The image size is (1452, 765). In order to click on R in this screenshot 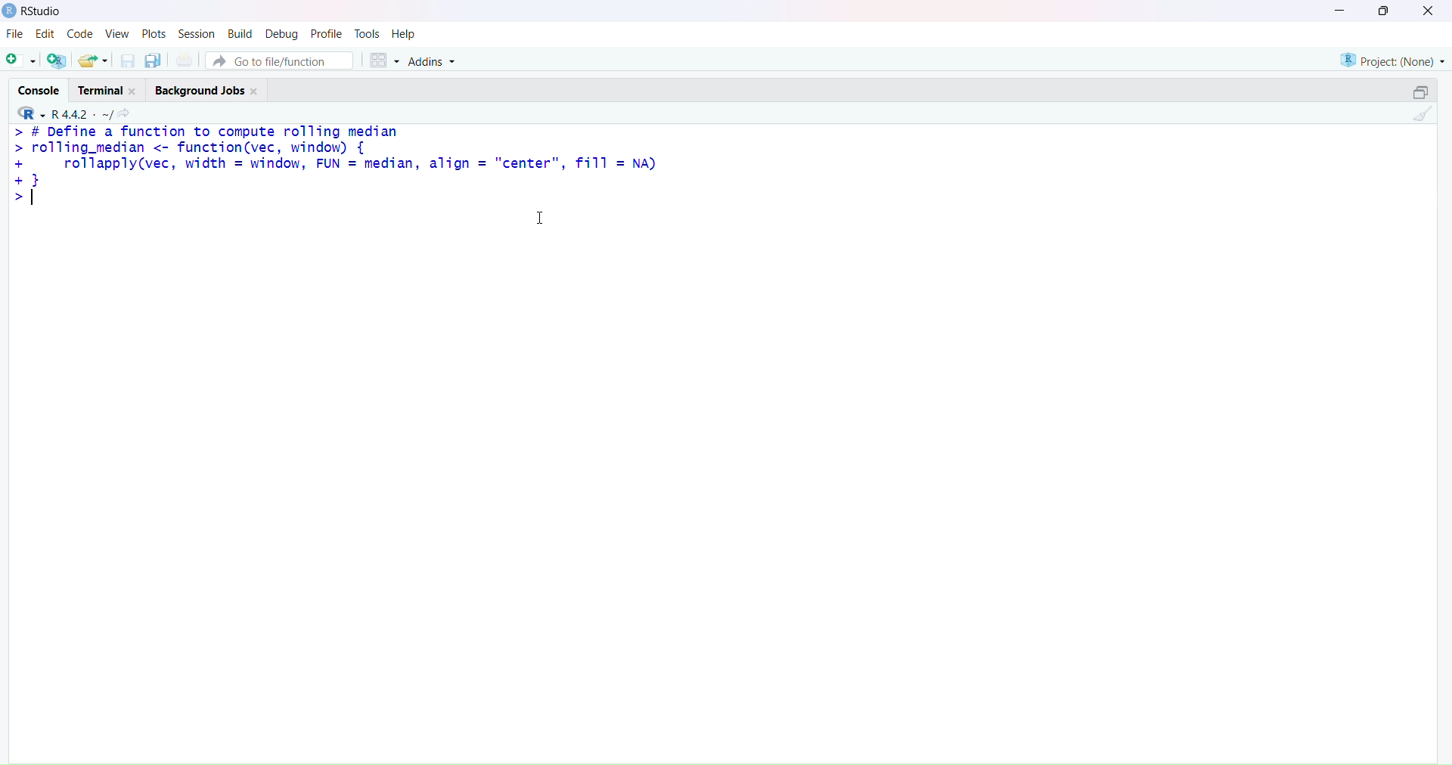, I will do `click(32, 113)`.